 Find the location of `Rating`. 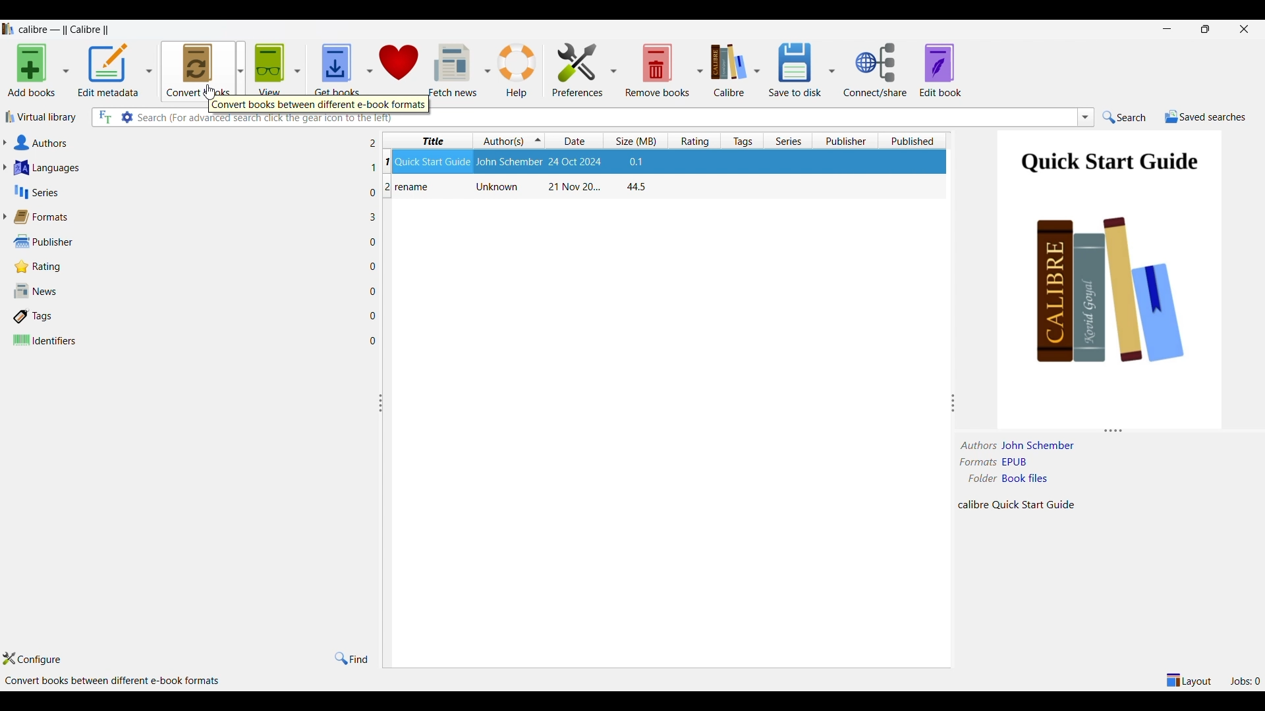

Rating is located at coordinates (189, 267).